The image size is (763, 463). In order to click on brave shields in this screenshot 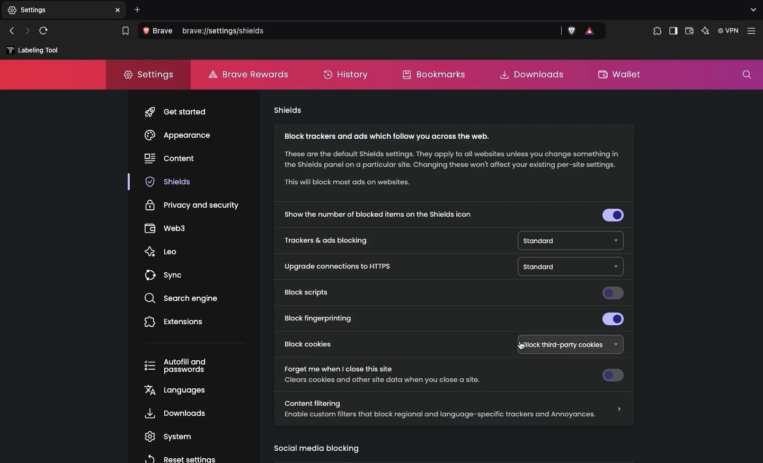, I will do `click(570, 30)`.